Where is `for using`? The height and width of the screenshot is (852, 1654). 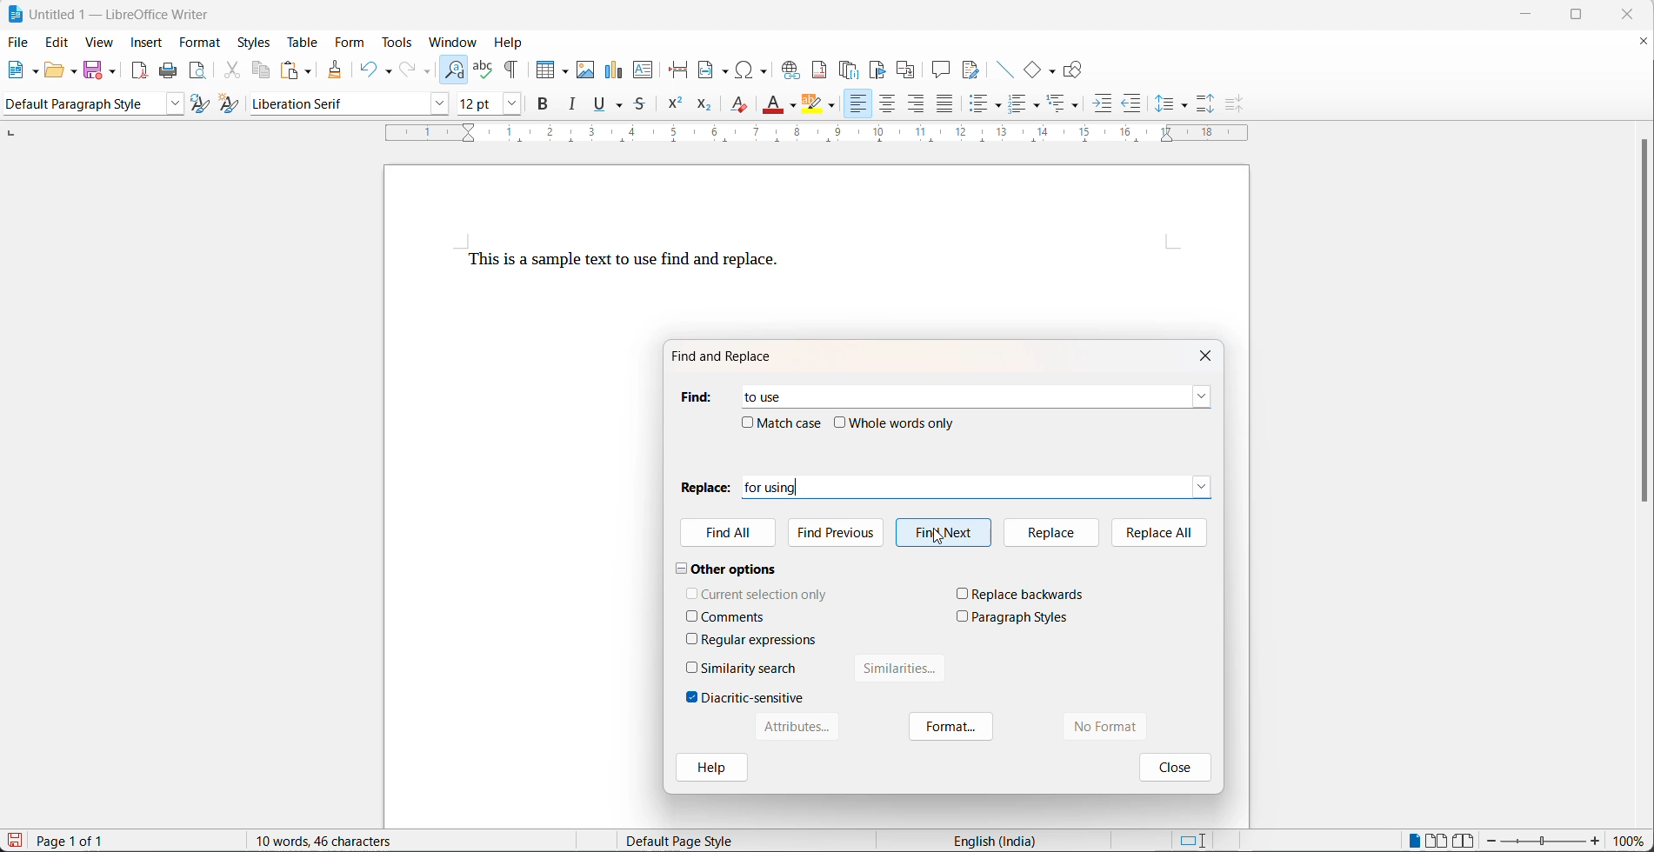
for using is located at coordinates (961, 487).